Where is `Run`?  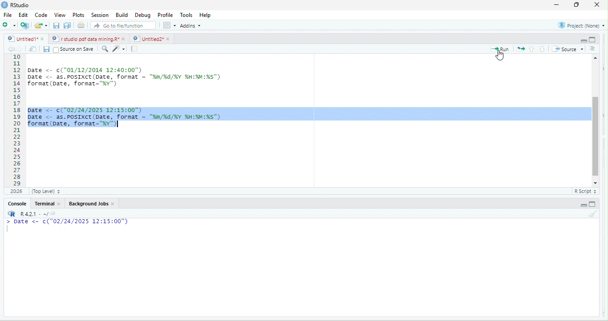
Run is located at coordinates (502, 49).